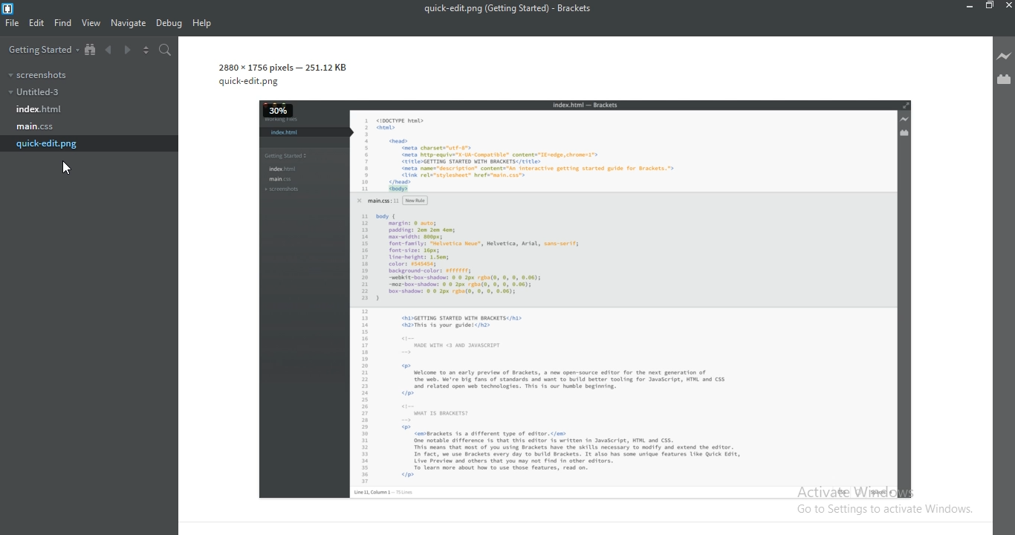 The width and height of the screenshot is (1015, 535). I want to click on extension manager, so click(1005, 81).